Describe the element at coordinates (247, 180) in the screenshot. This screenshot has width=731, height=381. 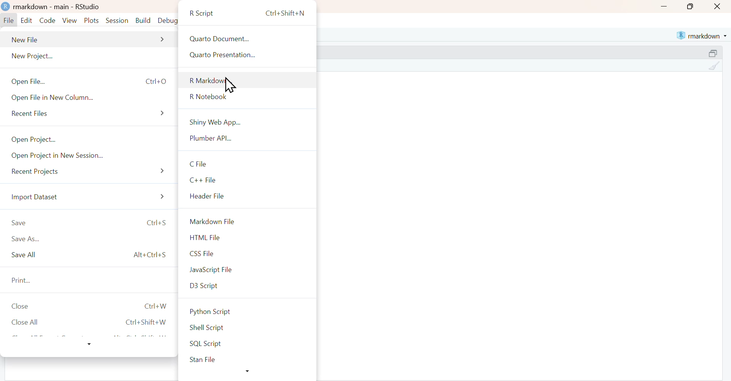
I see `C++ File` at that location.